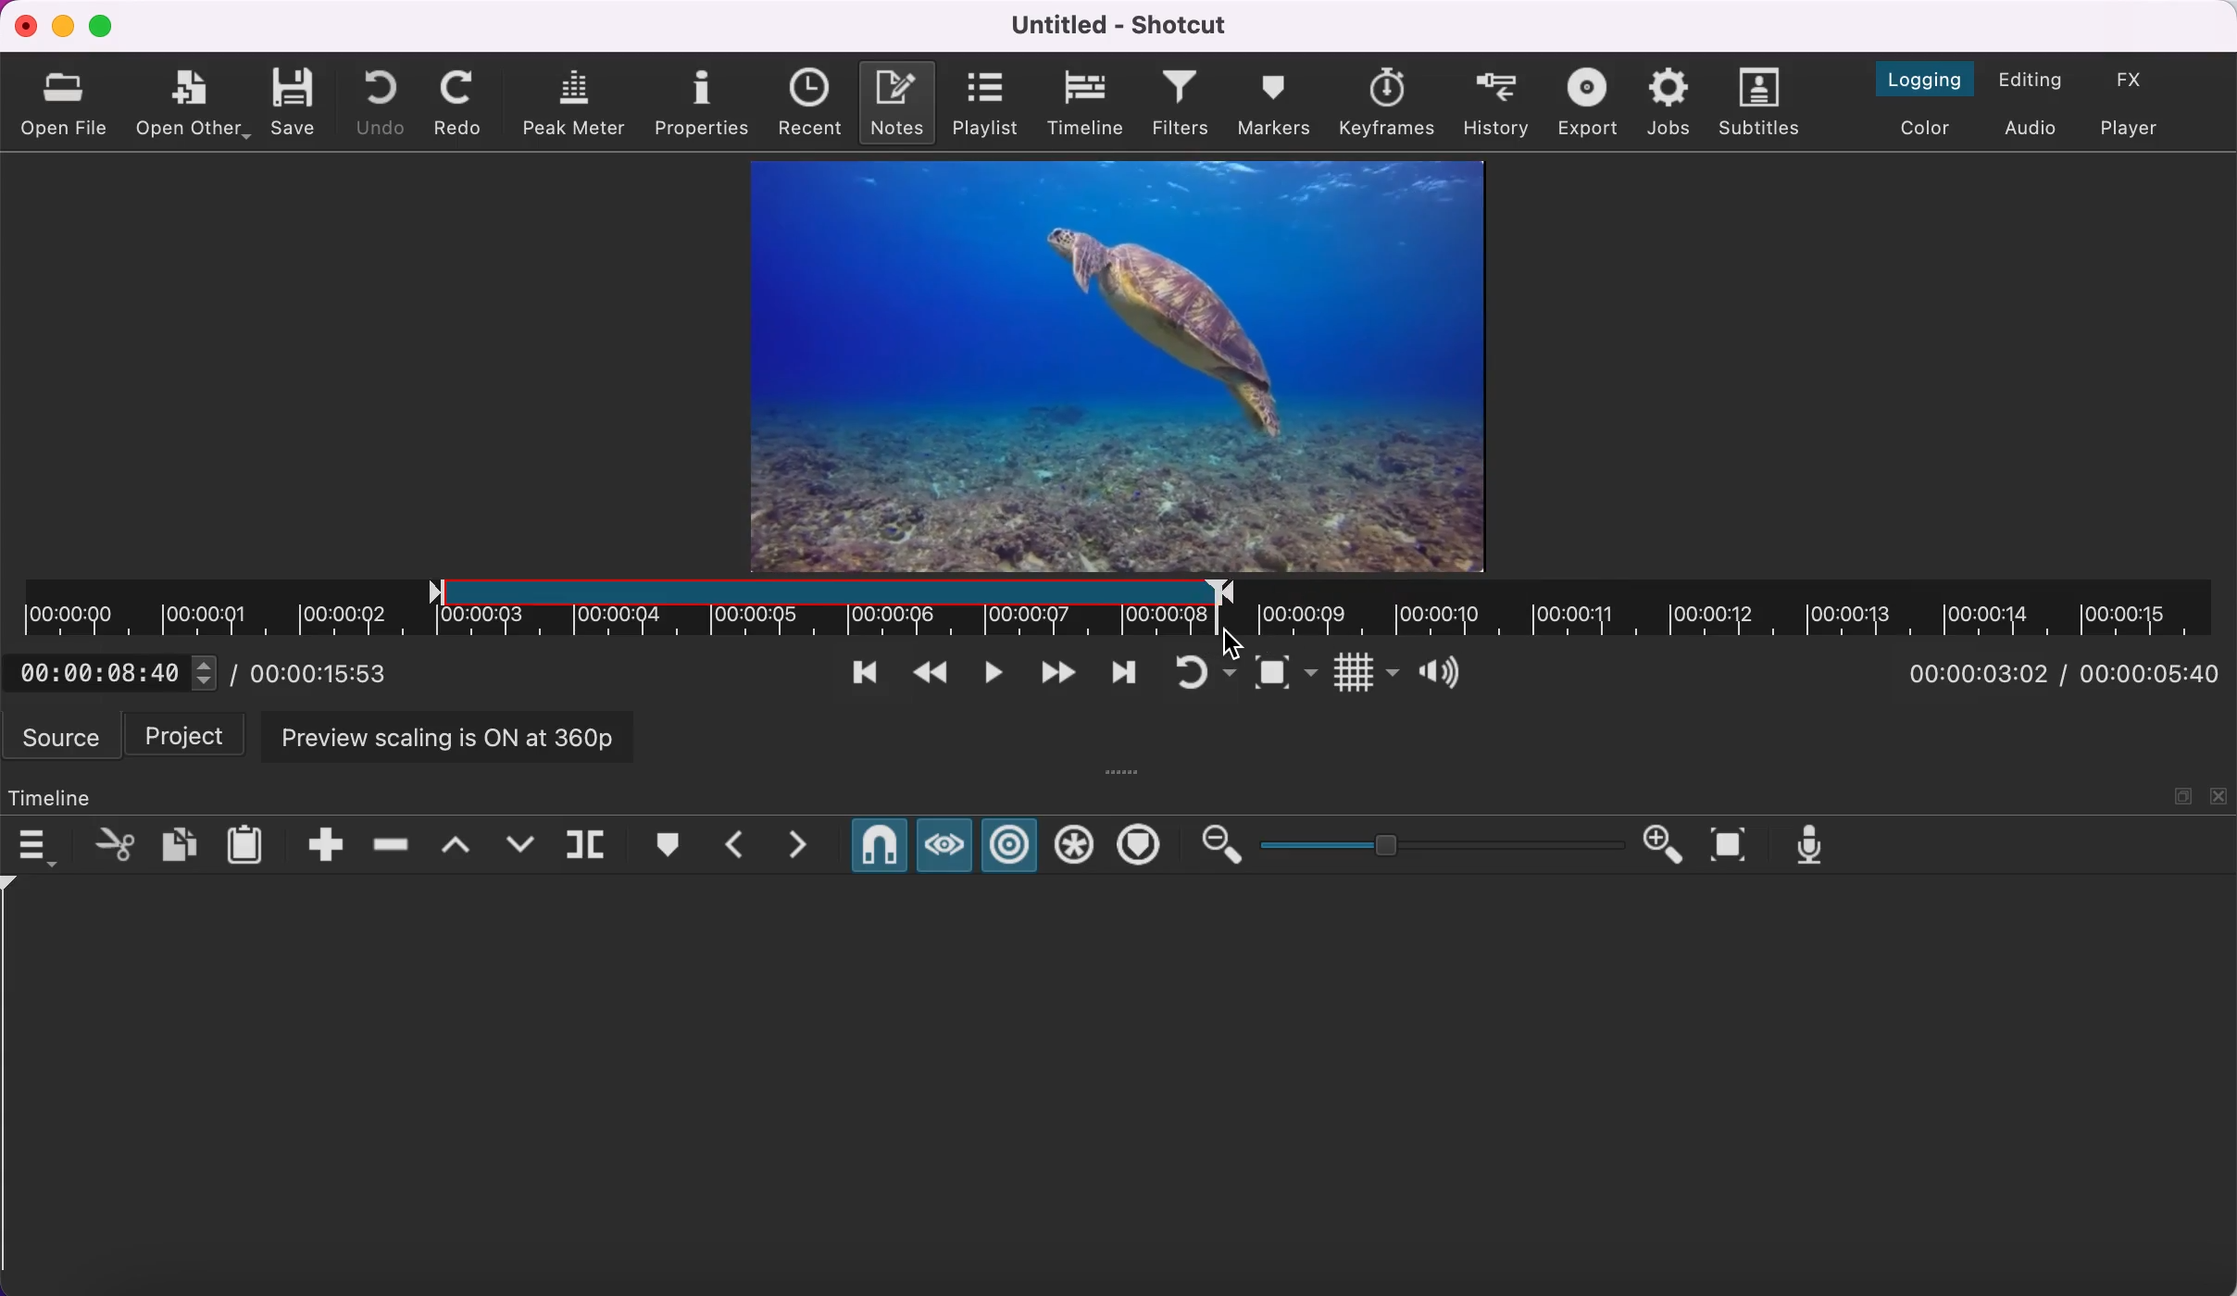 Image resolution: width=2237 pixels, height=1296 pixels. Describe the element at coordinates (1585, 103) in the screenshot. I see `export` at that location.